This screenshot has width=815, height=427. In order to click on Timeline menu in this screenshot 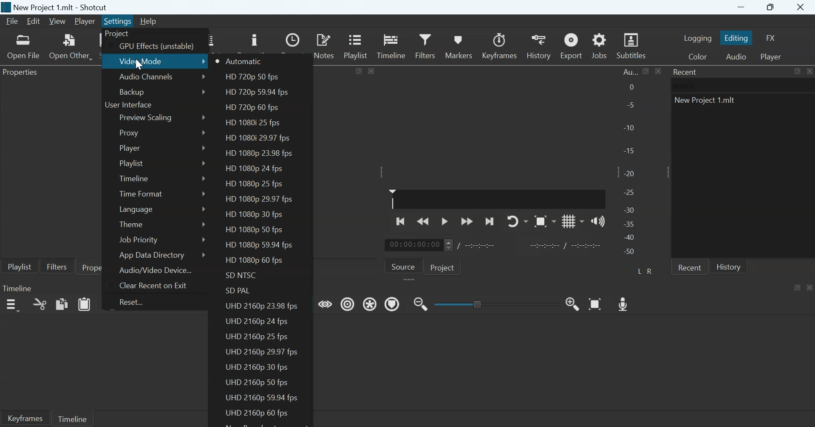, I will do `click(12, 305)`.